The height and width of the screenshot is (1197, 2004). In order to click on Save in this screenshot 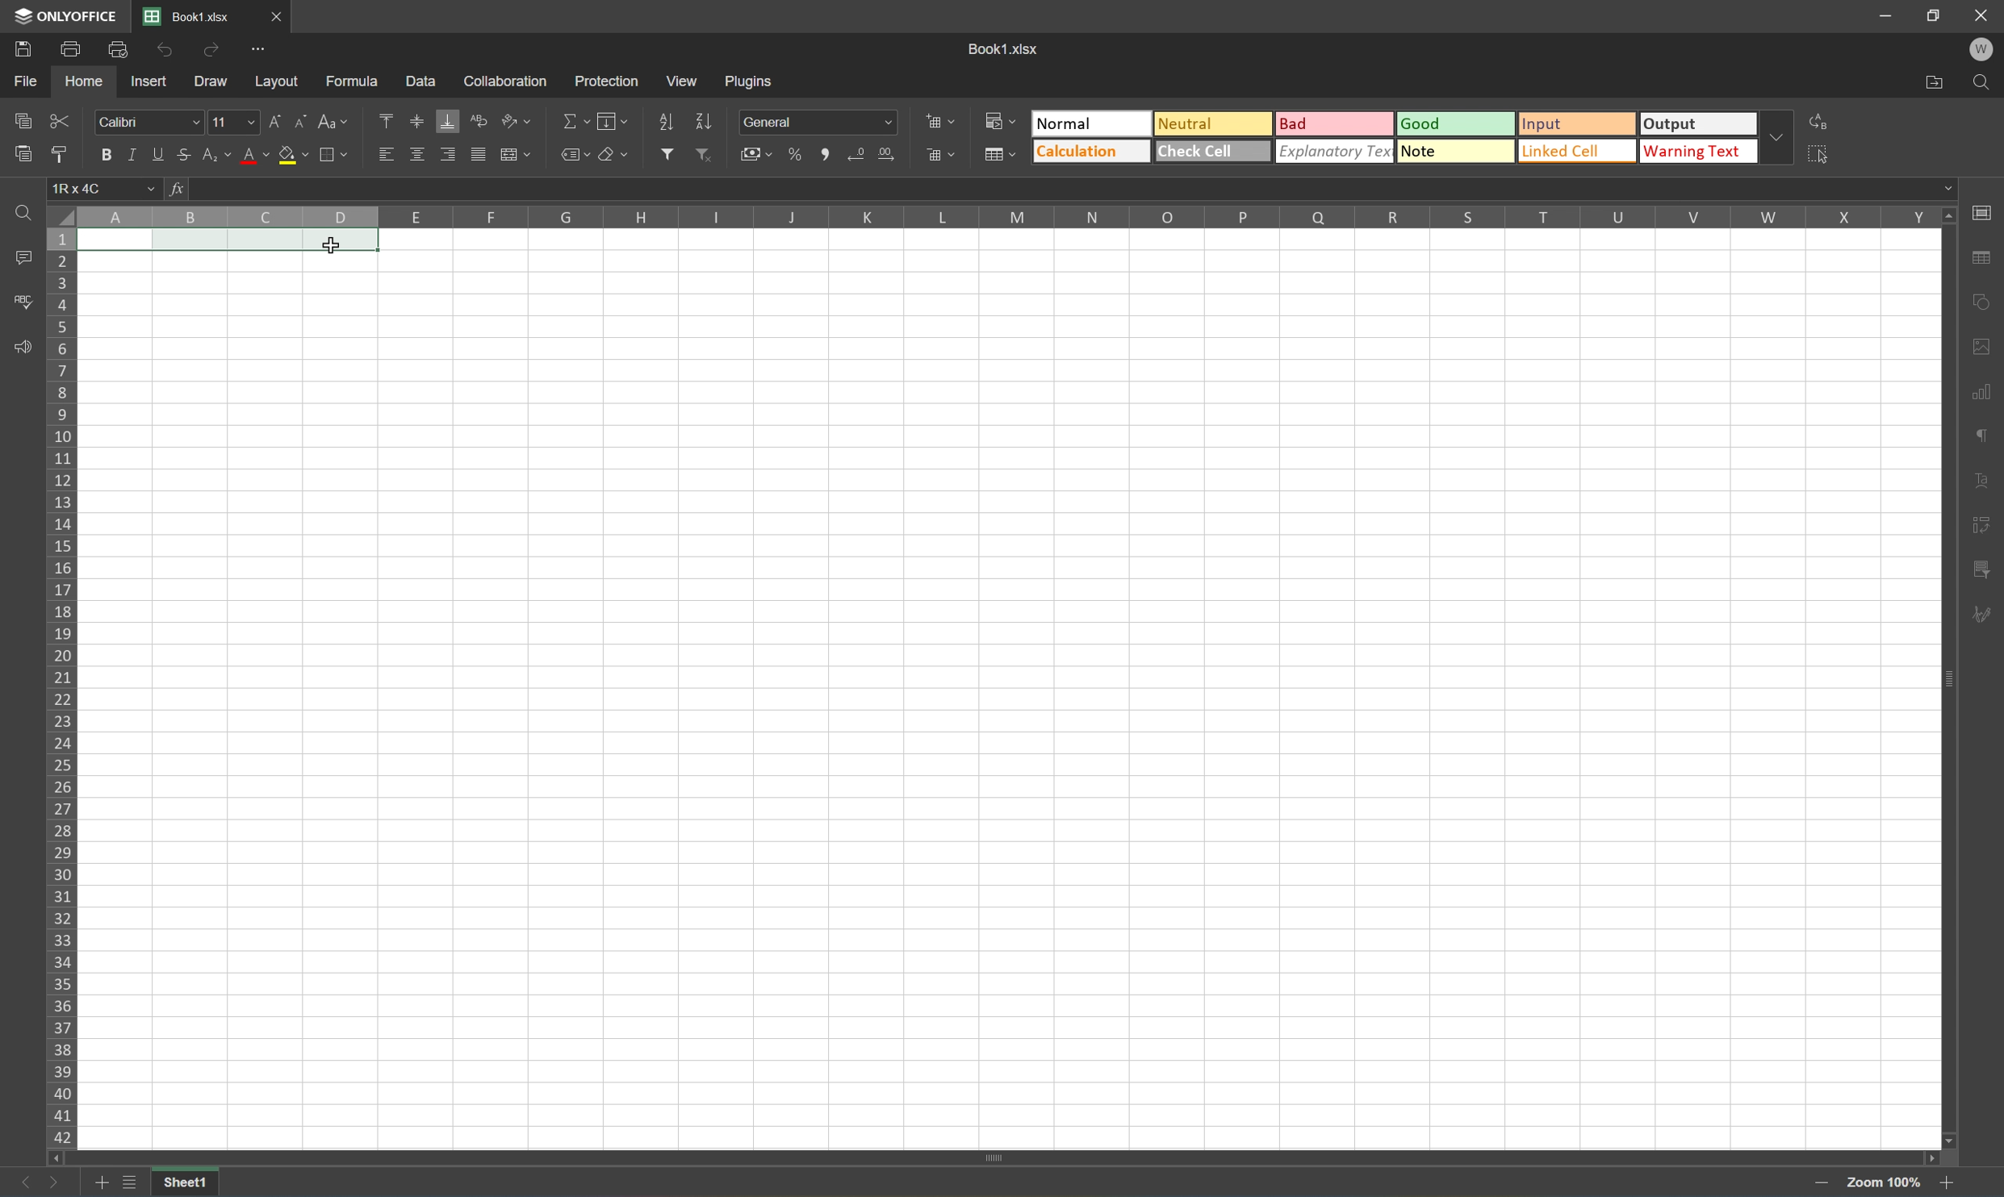, I will do `click(19, 51)`.